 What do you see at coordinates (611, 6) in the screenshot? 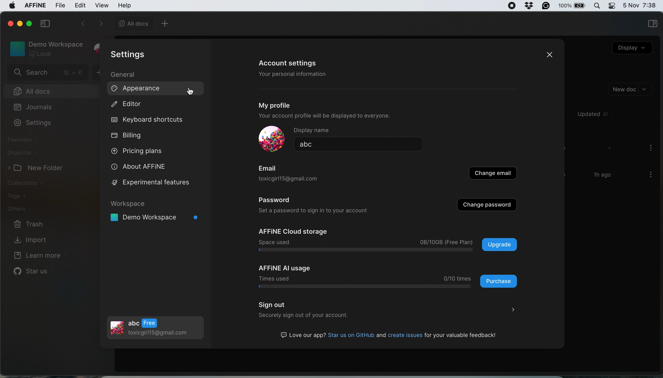
I see `control center` at bounding box center [611, 6].